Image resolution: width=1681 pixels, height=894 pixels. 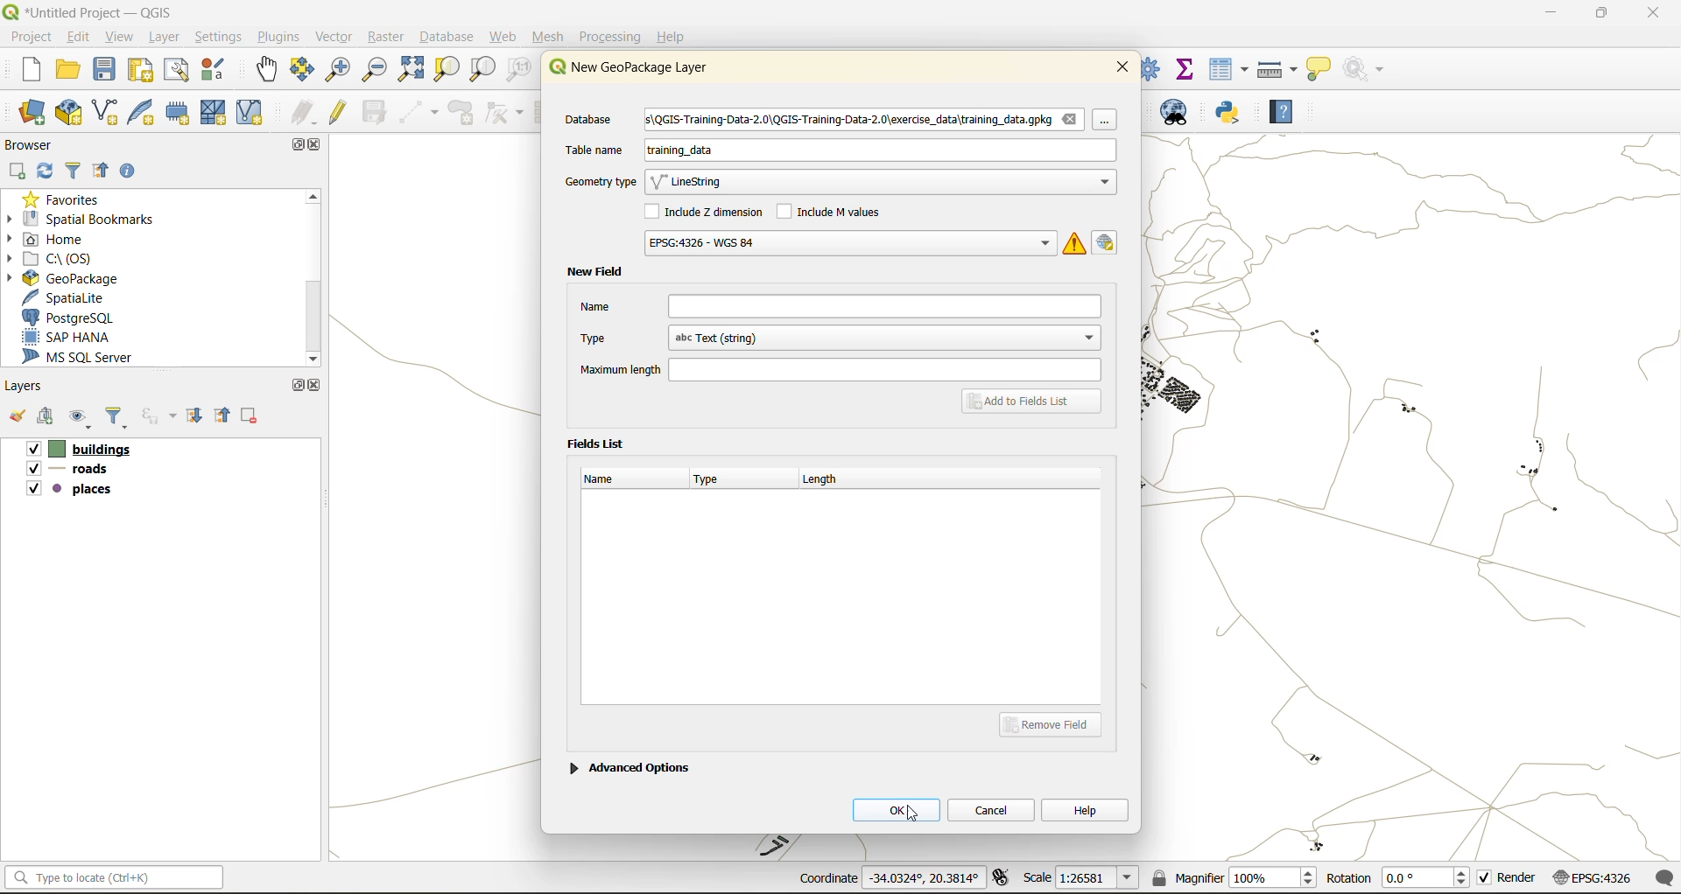 What do you see at coordinates (1365, 66) in the screenshot?
I see `no action` at bounding box center [1365, 66].